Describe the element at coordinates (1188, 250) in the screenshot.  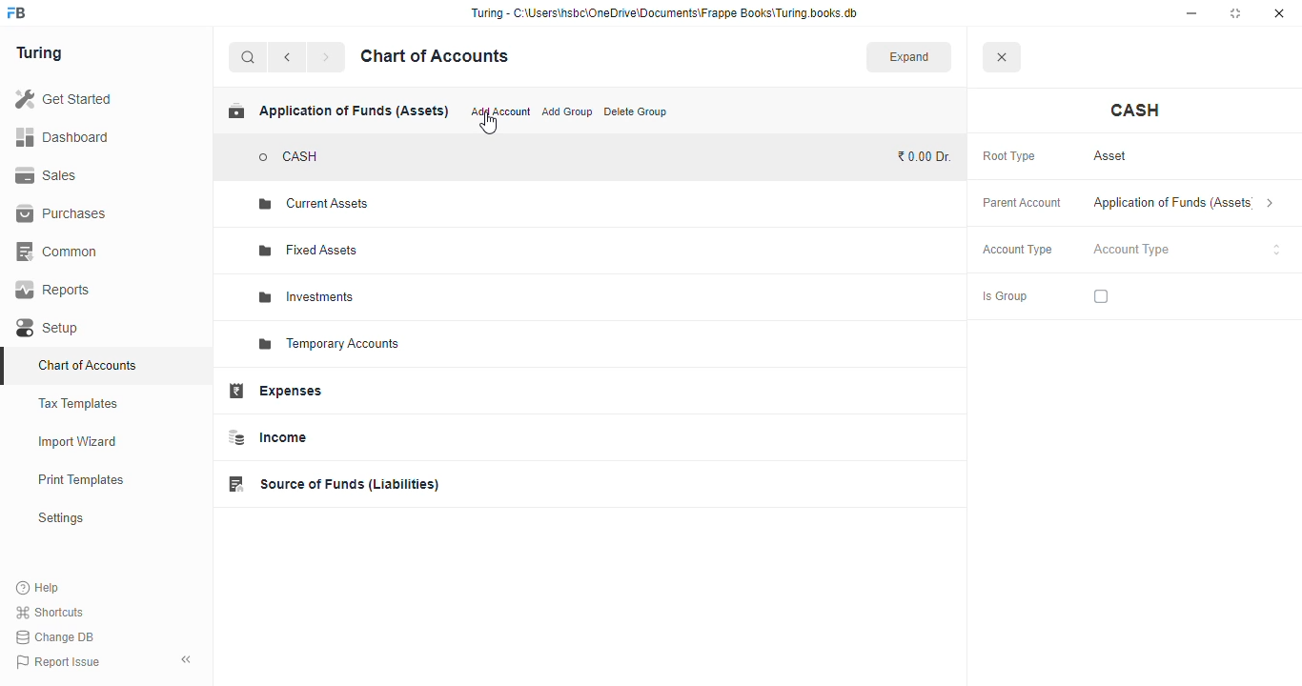
I see `account type` at that location.